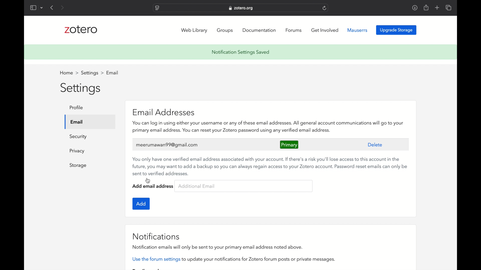 The height and width of the screenshot is (270, 481). Describe the element at coordinates (52, 7) in the screenshot. I see `previous` at that location.